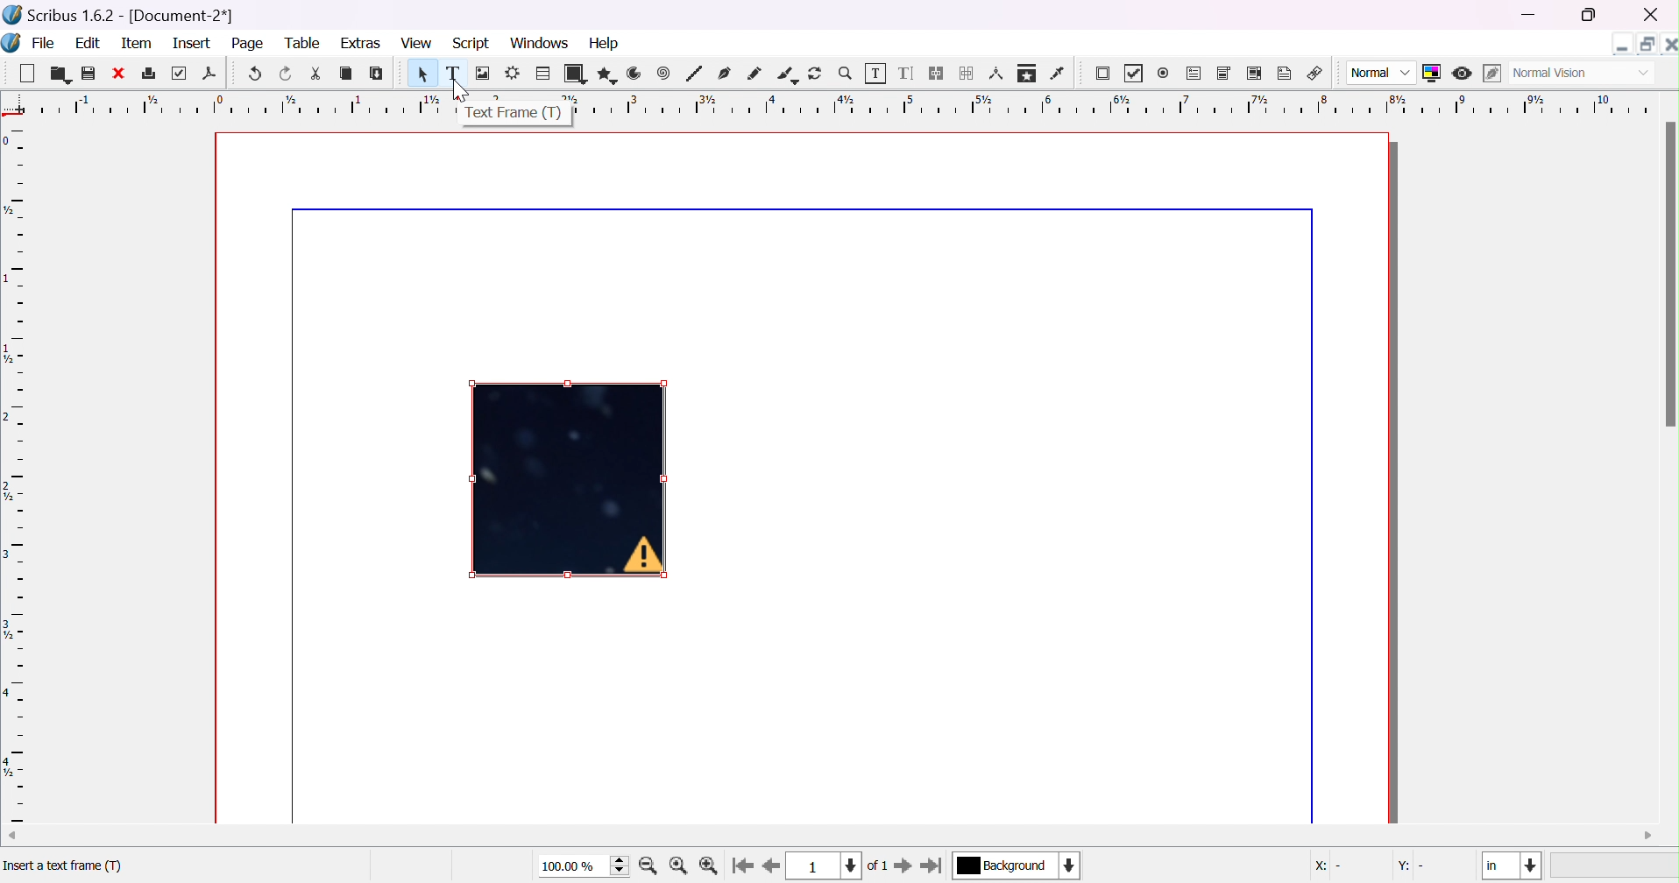 This screenshot has height=883, width=1679. Describe the element at coordinates (1026, 73) in the screenshot. I see `copy item properties` at that location.